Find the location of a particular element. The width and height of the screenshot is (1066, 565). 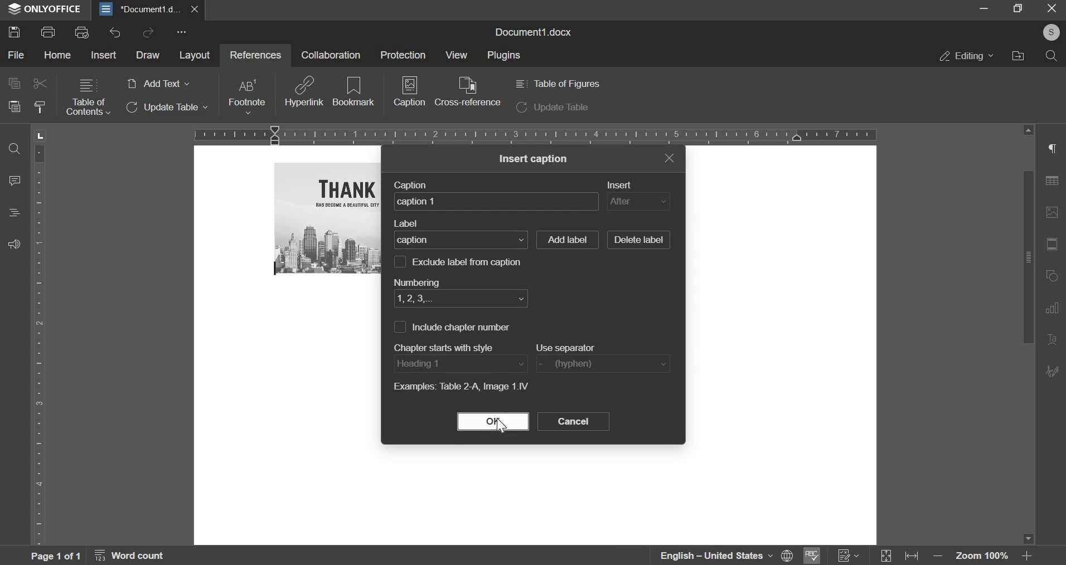

exit is located at coordinates (669, 157).